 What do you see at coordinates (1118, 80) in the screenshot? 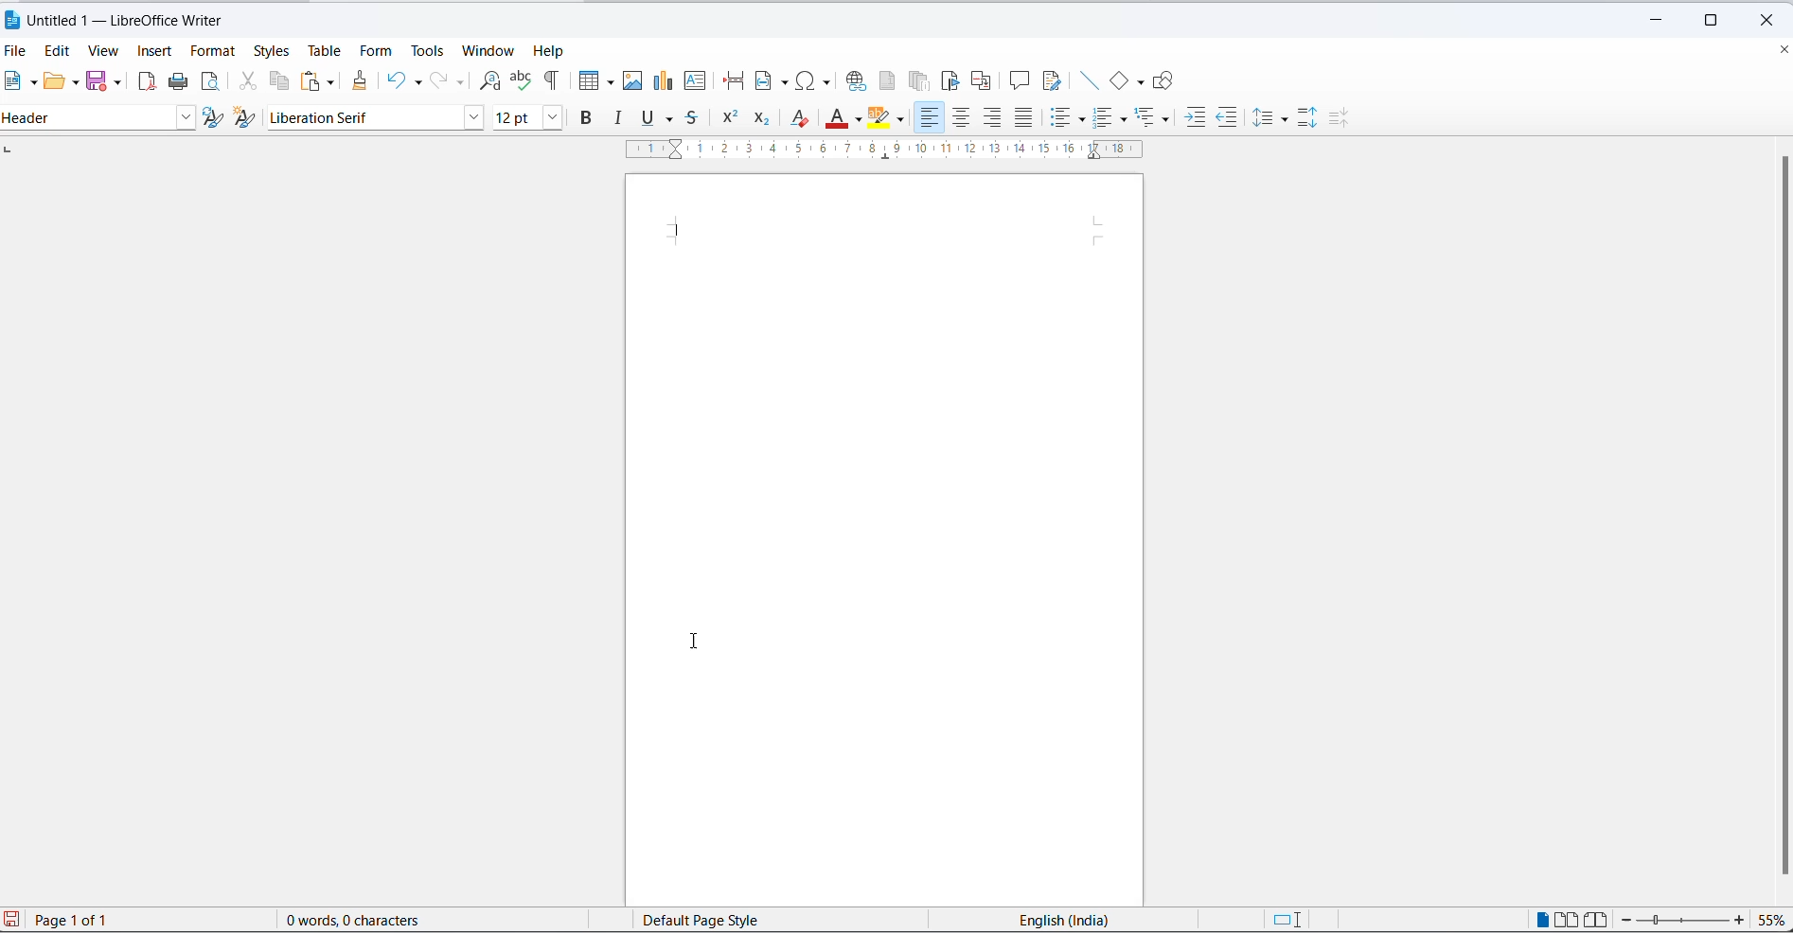
I see `basic shapes` at bounding box center [1118, 80].